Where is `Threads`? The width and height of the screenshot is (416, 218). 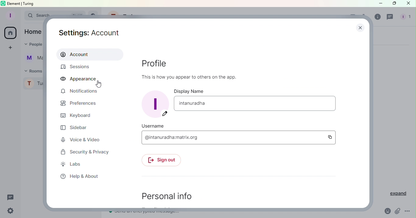 Threads is located at coordinates (389, 18).